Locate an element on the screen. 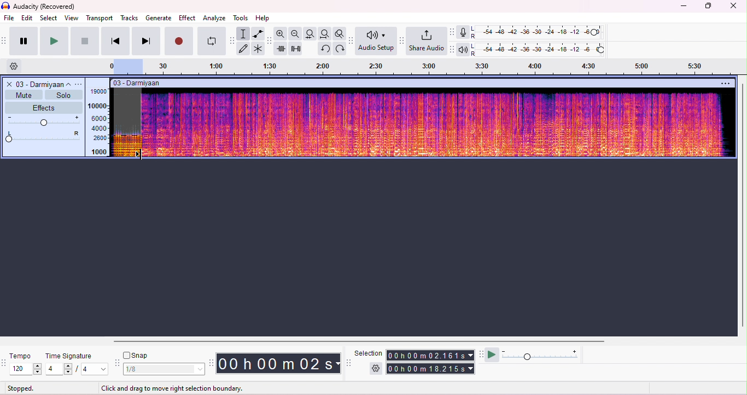 Image resolution: width=747 pixels, height=395 pixels. select tempo is located at coordinates (26, 369).